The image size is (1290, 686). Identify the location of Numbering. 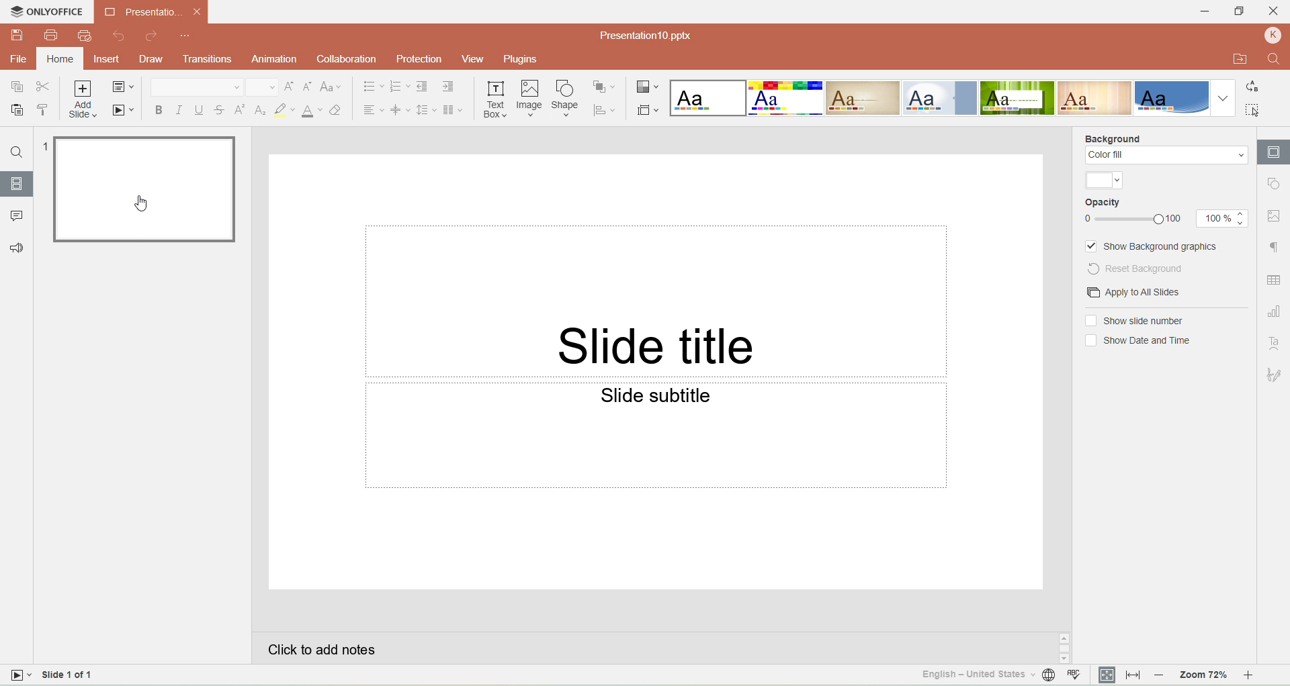
(399, 87).